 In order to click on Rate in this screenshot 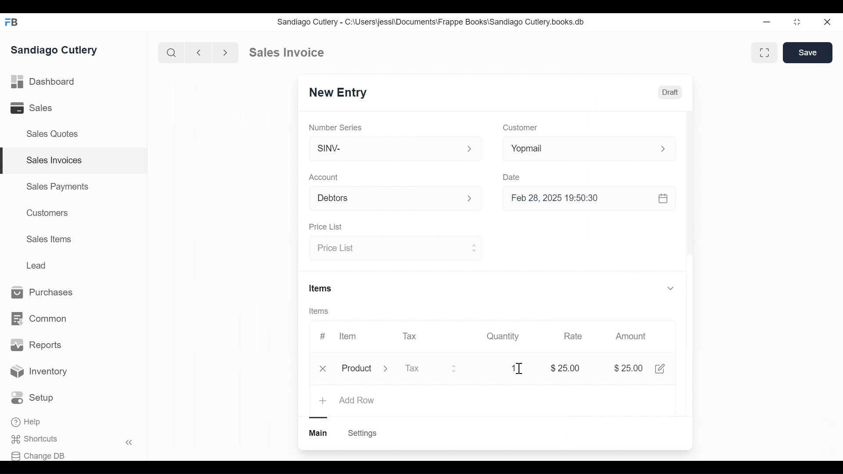, I will do `click(573, 336)`.